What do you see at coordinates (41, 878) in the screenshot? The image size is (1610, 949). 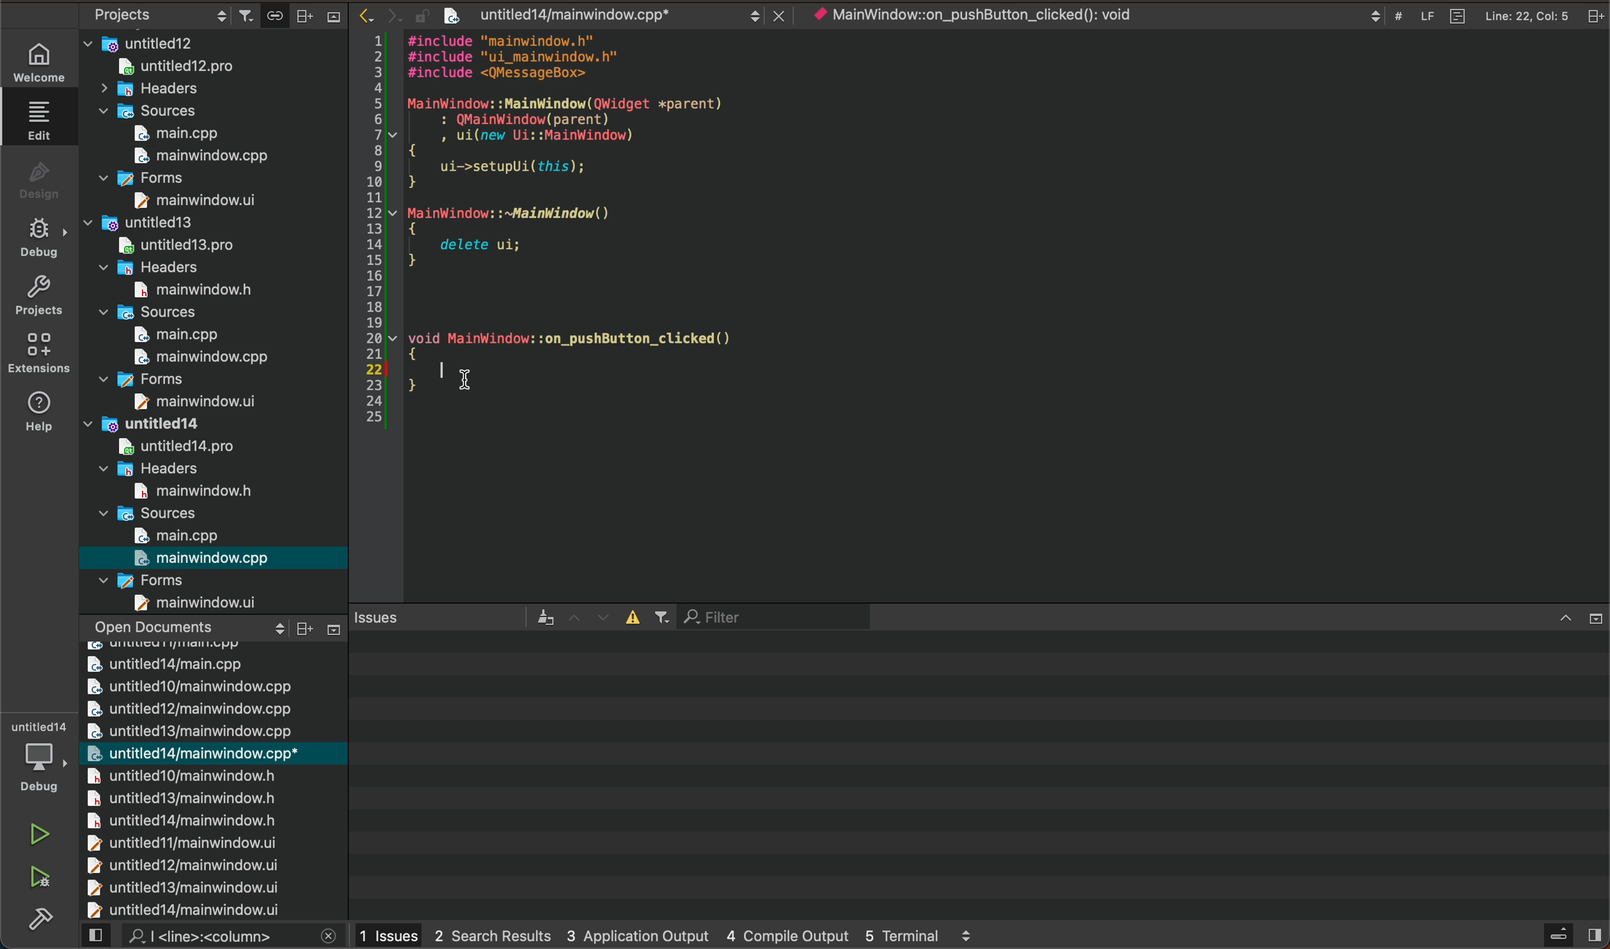 I see `run and debug` at bounding box center [41, 878].